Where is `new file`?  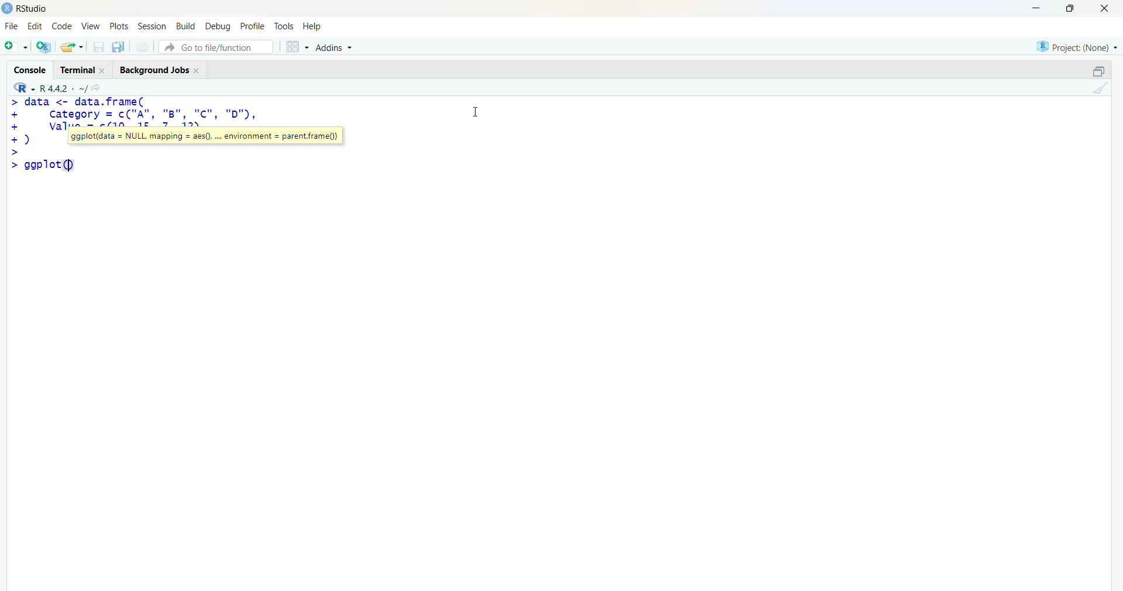
new file is located at coordinates (16, 45).